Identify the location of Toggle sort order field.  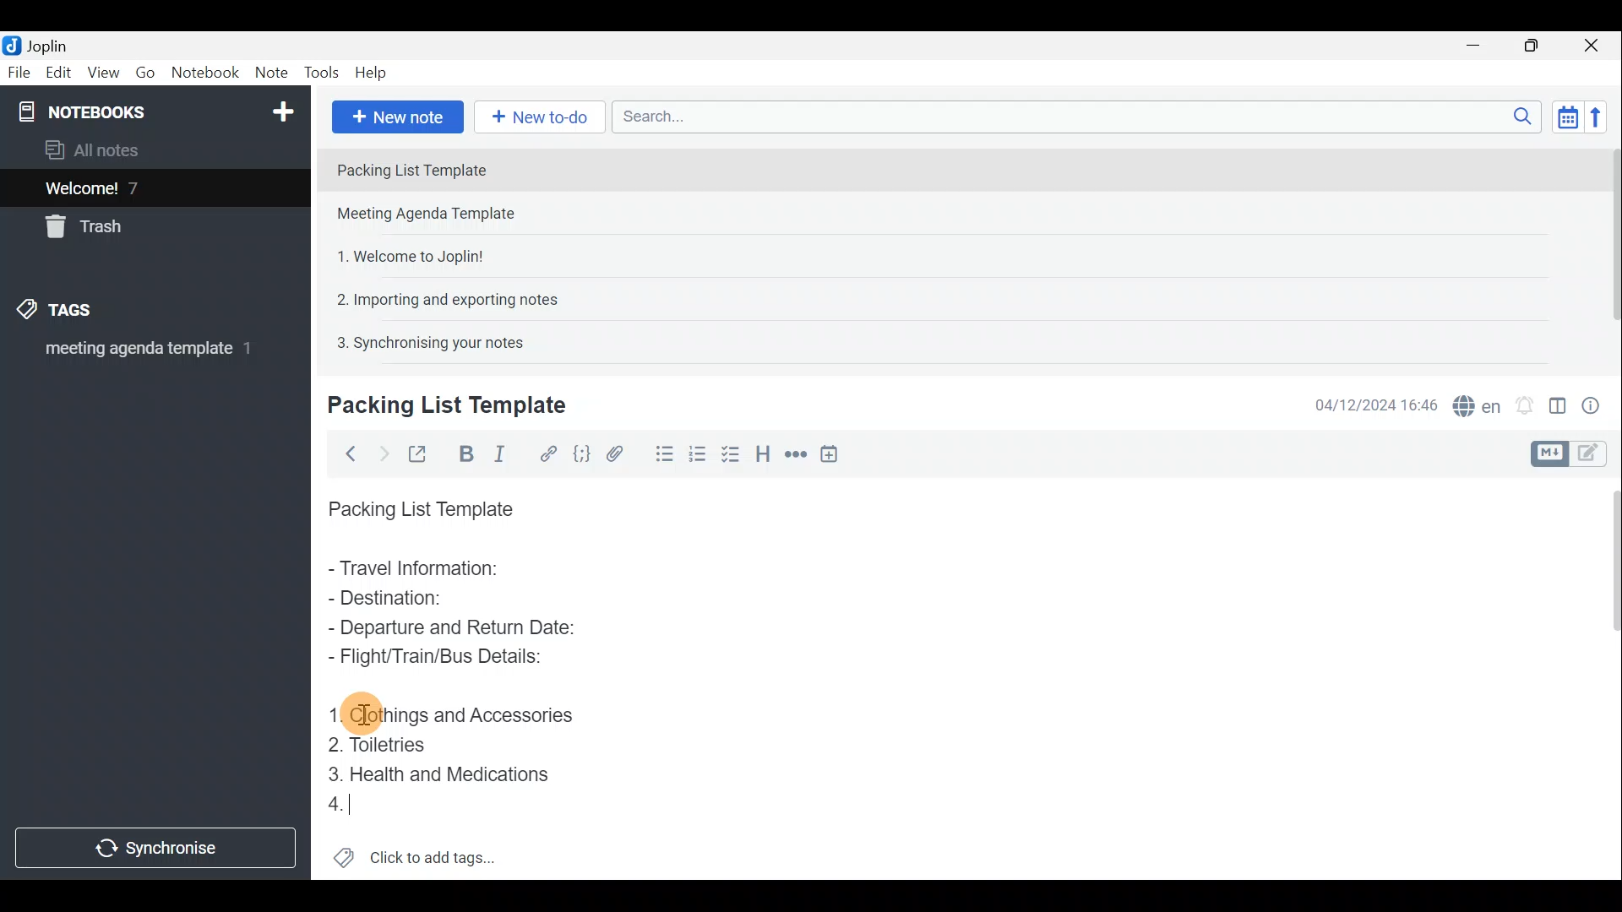
(1562, 117).